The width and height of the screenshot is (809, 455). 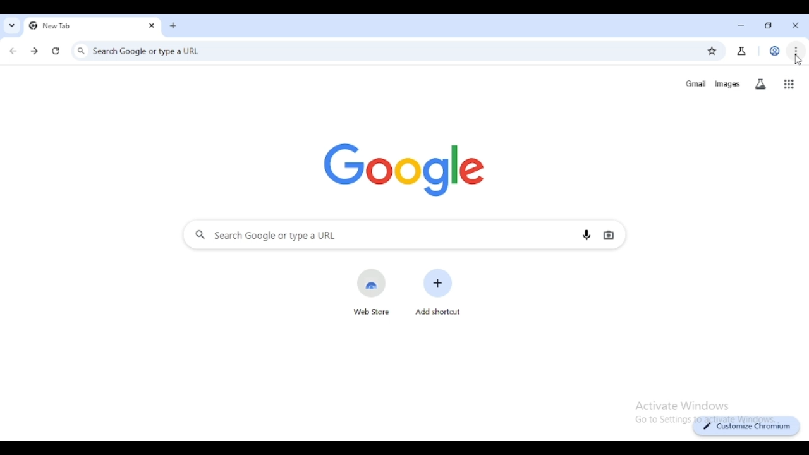 I want to click on gmail, so click(x=696, y=84).